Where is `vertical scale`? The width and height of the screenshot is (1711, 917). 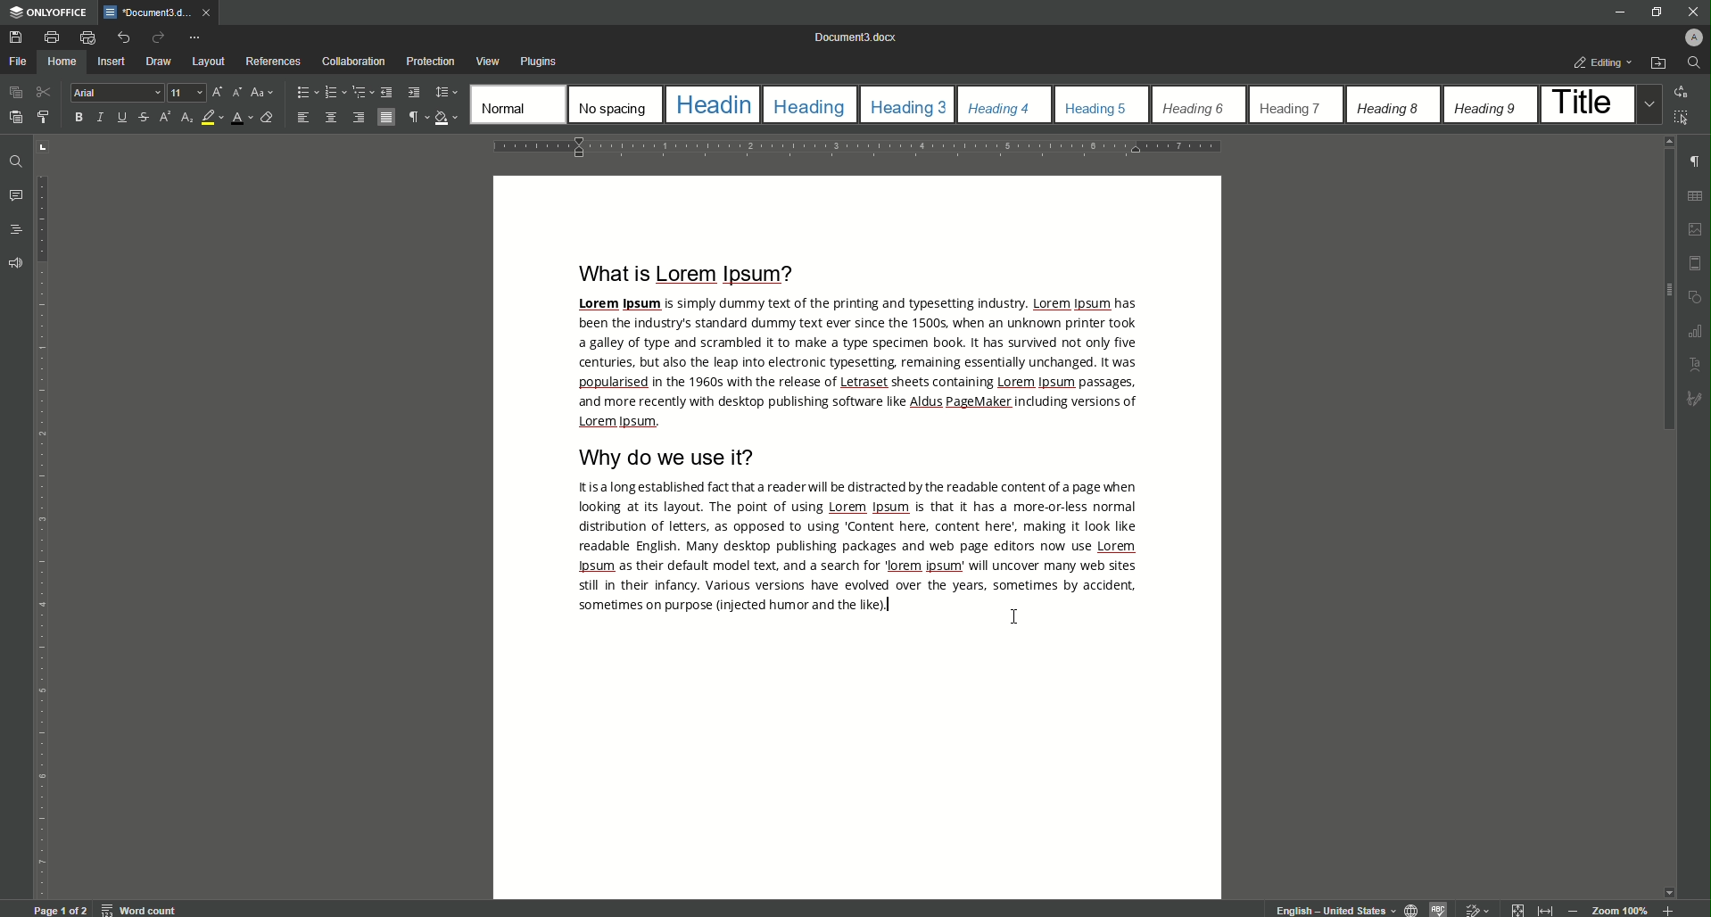
vertical scale is located at coordinates (45, 595).